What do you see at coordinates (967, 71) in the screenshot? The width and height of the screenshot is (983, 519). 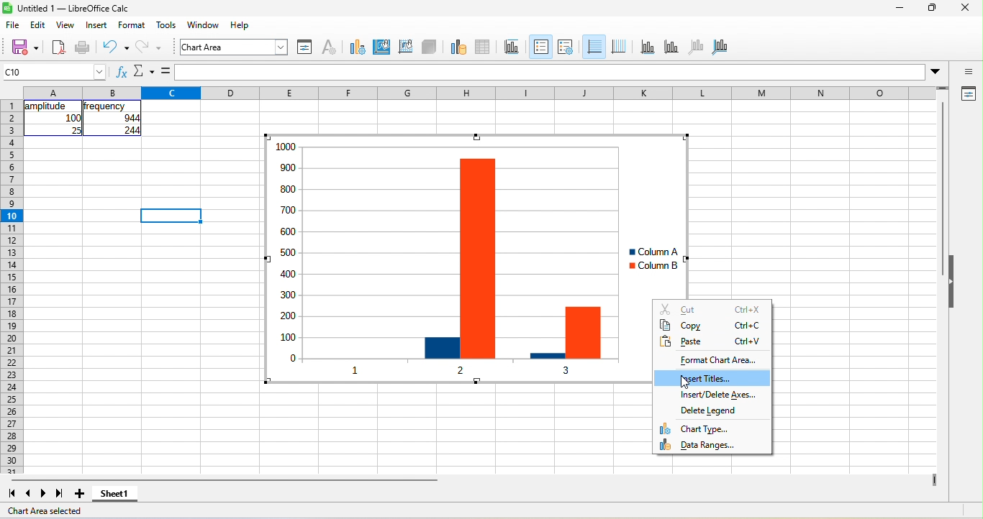 I see `sidebar settings` at bounding box center [967, 71].